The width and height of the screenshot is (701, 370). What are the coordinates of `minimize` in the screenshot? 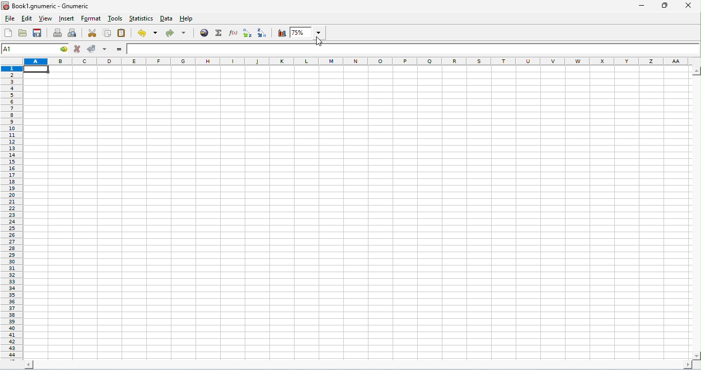 It's located at (641, 6).